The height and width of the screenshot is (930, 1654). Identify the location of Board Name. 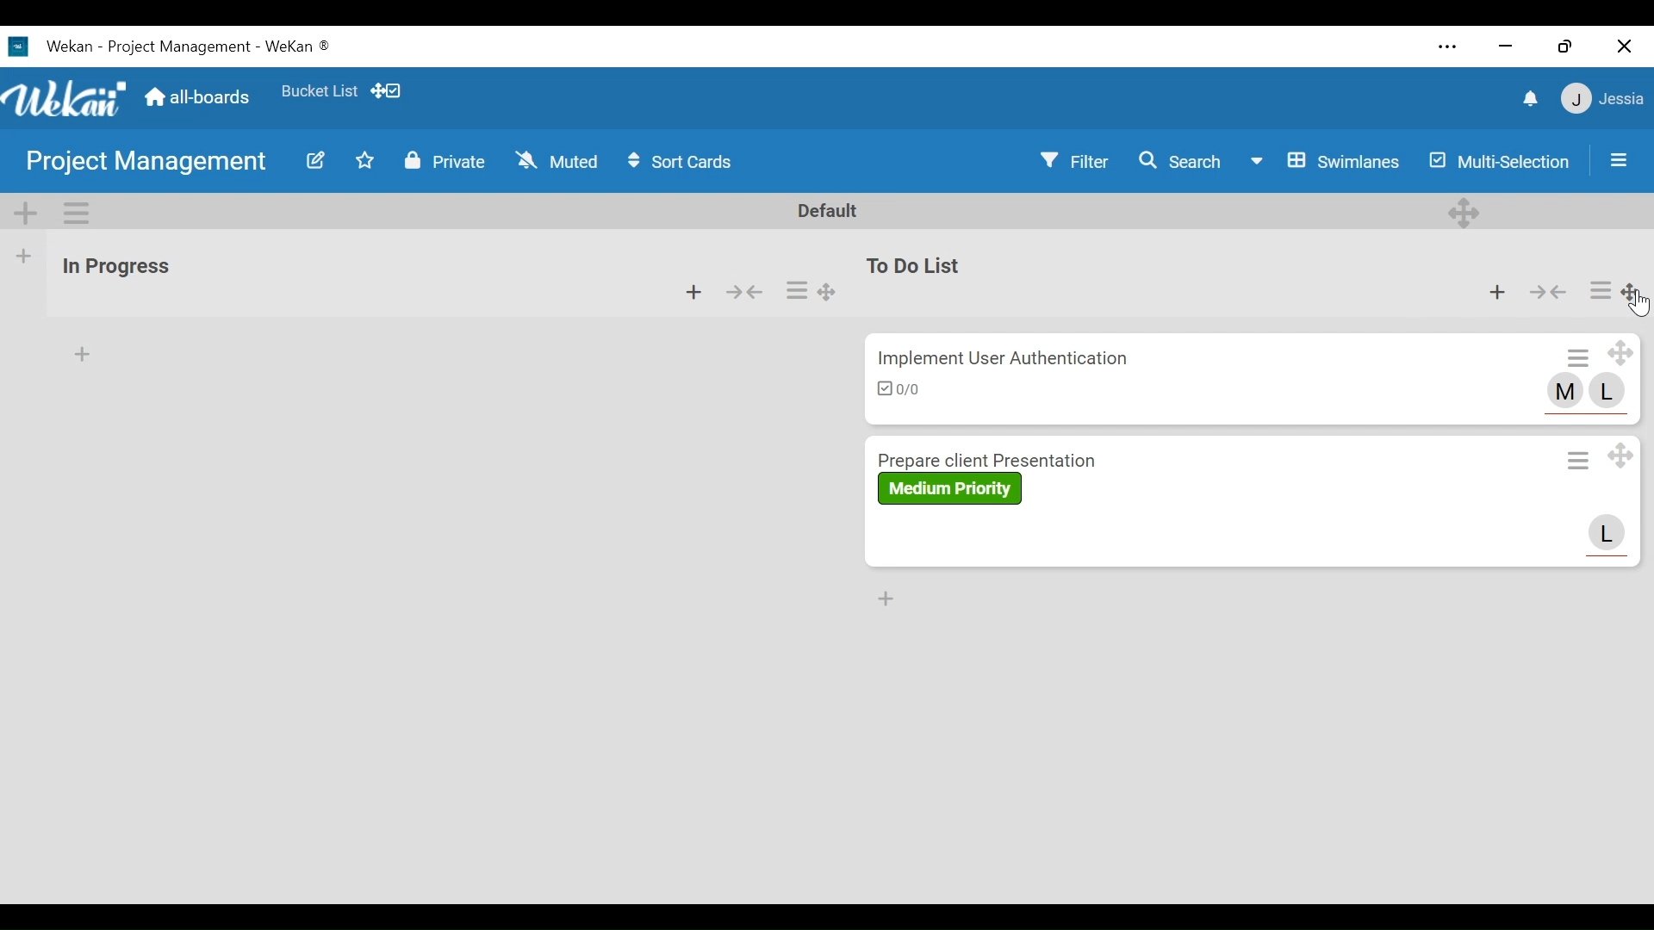
(147, 161).